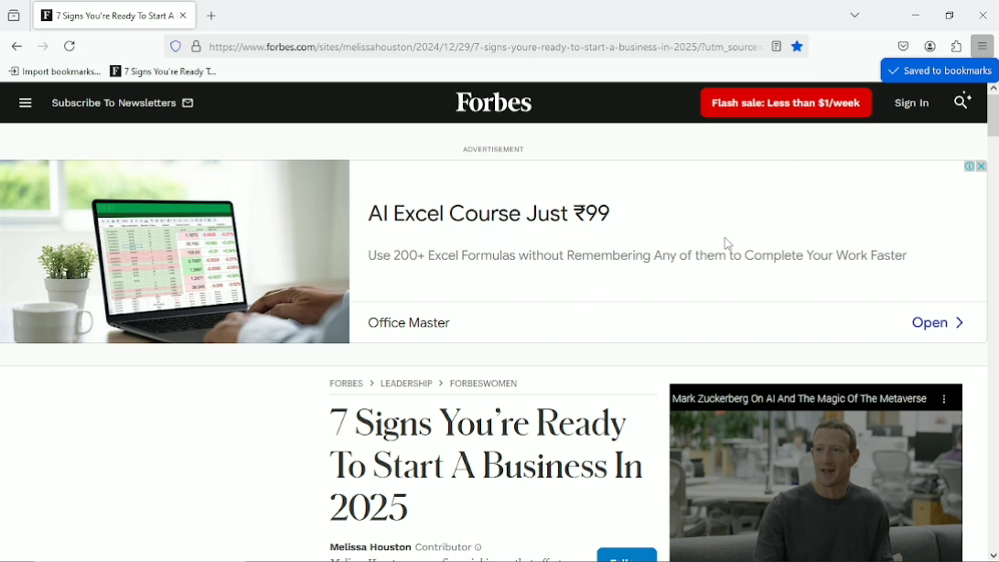  What do you see at coordinates (984, 15) in the screenshot?
I see `Close` at bounding box center [984, 15].